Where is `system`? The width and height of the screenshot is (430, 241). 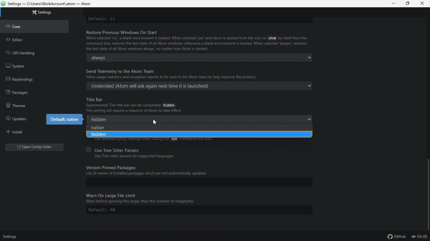
system is located at coordinates (33, 65).